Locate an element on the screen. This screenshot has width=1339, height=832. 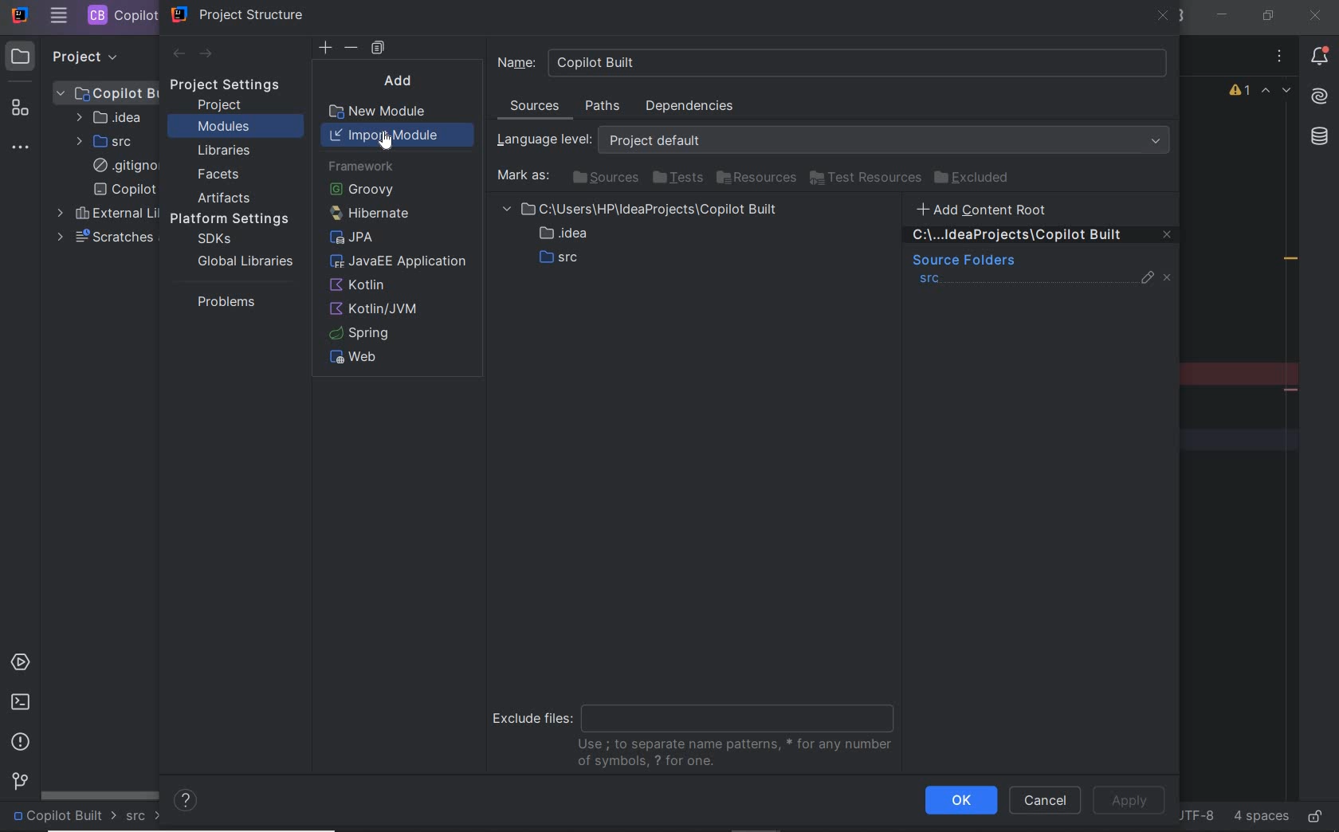
PROJECT FILE ANME is located at coordinates (108, 92).